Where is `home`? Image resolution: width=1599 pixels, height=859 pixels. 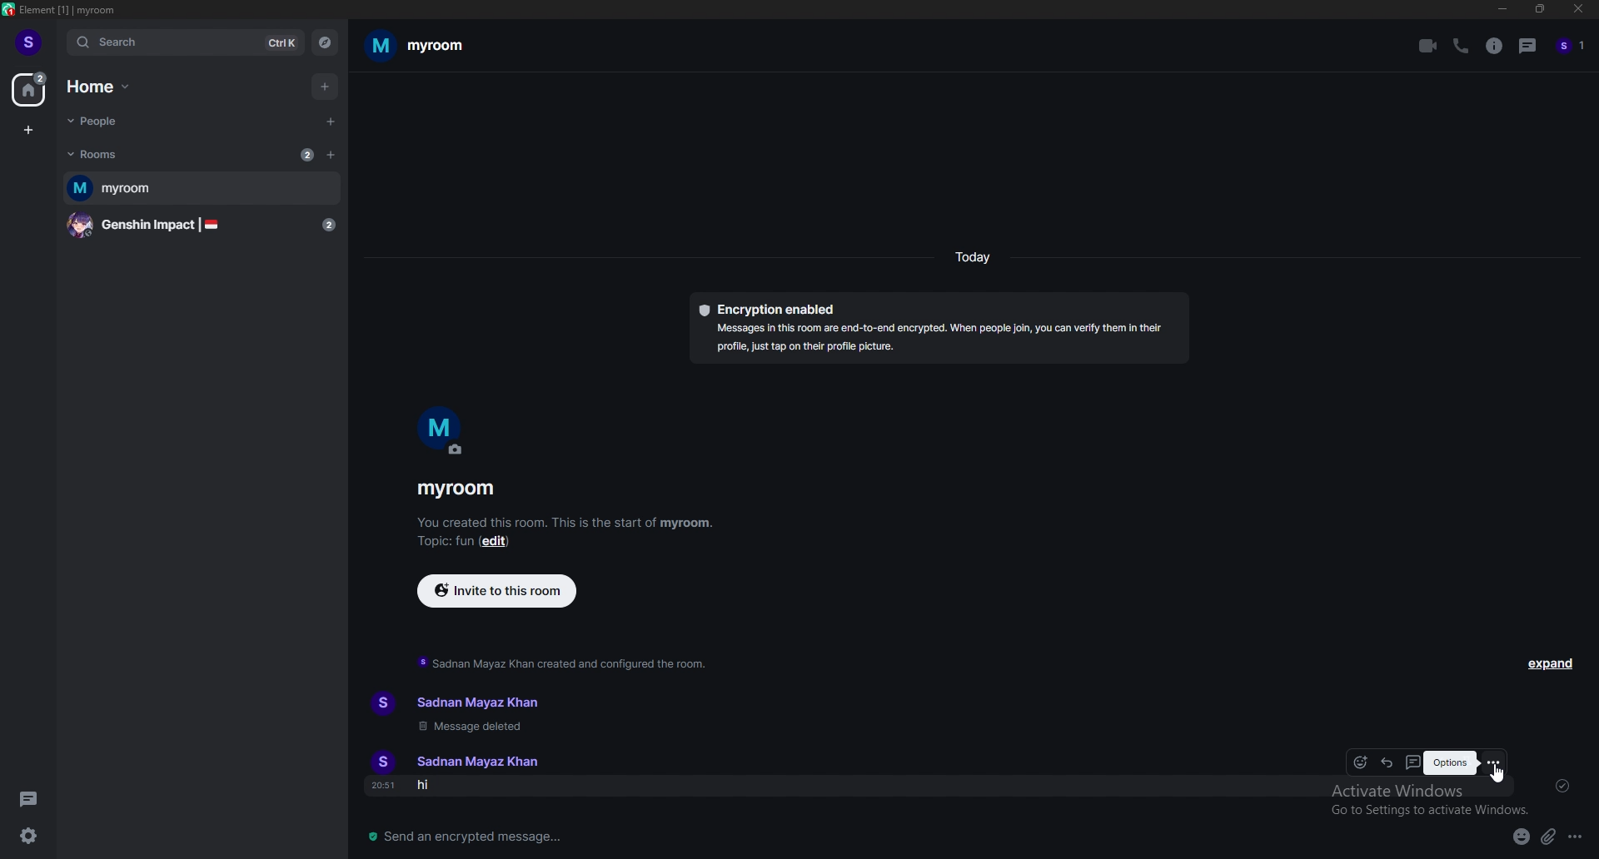 home is located at coordinates (31, 89).